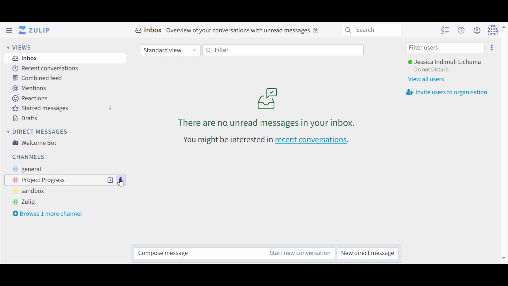  What do you see at coordinates (36, 78) in the screenshot?
I see `Combined feed` at bounding box center [36, 78].